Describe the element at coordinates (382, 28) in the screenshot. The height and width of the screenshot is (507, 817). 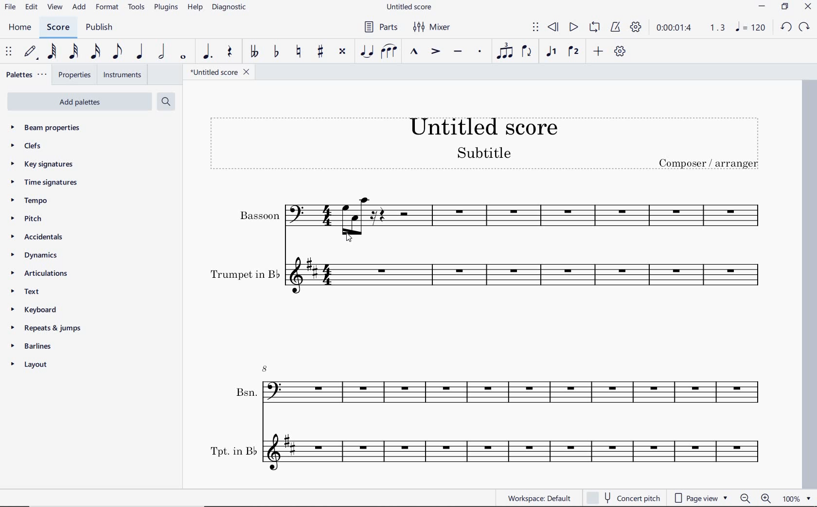
I see `parts` at that location.